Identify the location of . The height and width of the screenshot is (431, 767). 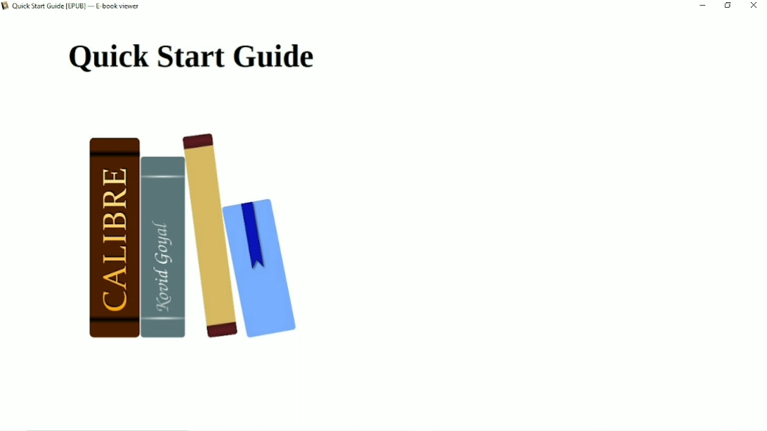
(754, 6).